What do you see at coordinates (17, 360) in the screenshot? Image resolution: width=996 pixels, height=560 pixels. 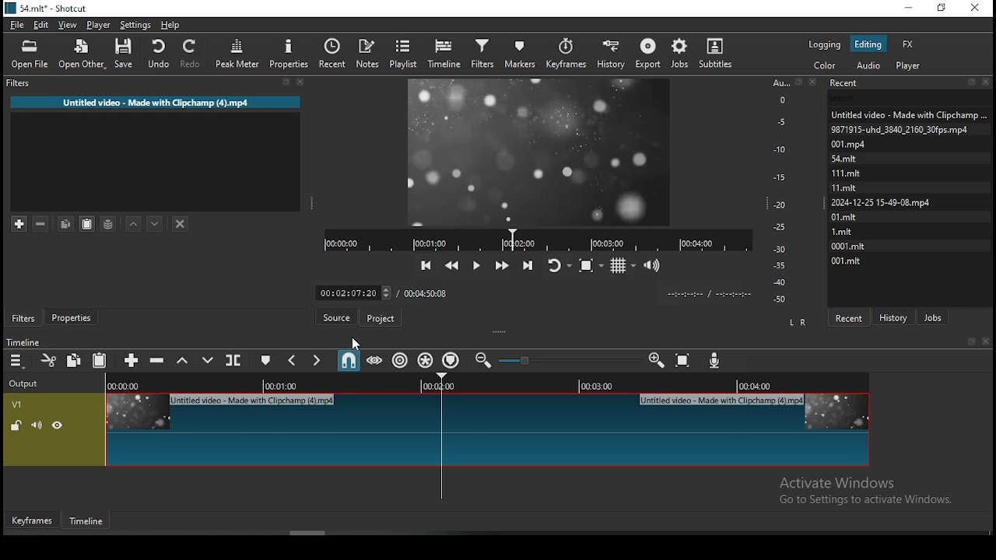 I see `timeline menu` at bounding box center [17, 360].